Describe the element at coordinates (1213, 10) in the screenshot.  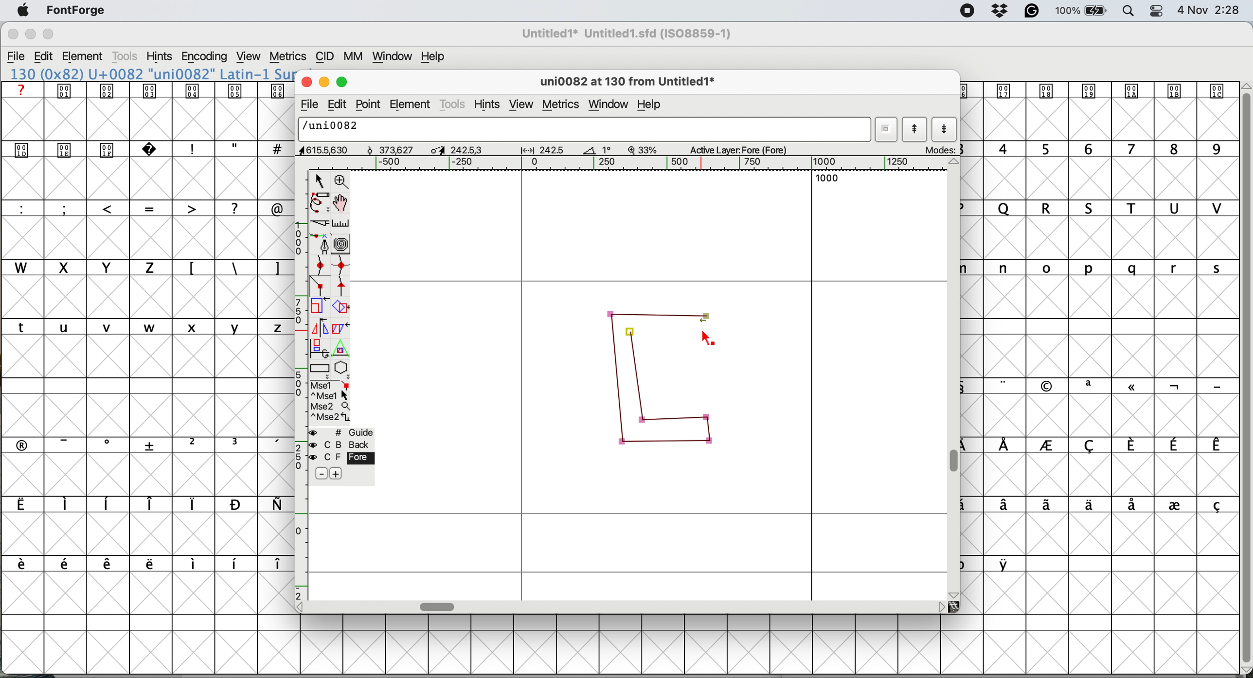
I see `Date and Time` at that location.